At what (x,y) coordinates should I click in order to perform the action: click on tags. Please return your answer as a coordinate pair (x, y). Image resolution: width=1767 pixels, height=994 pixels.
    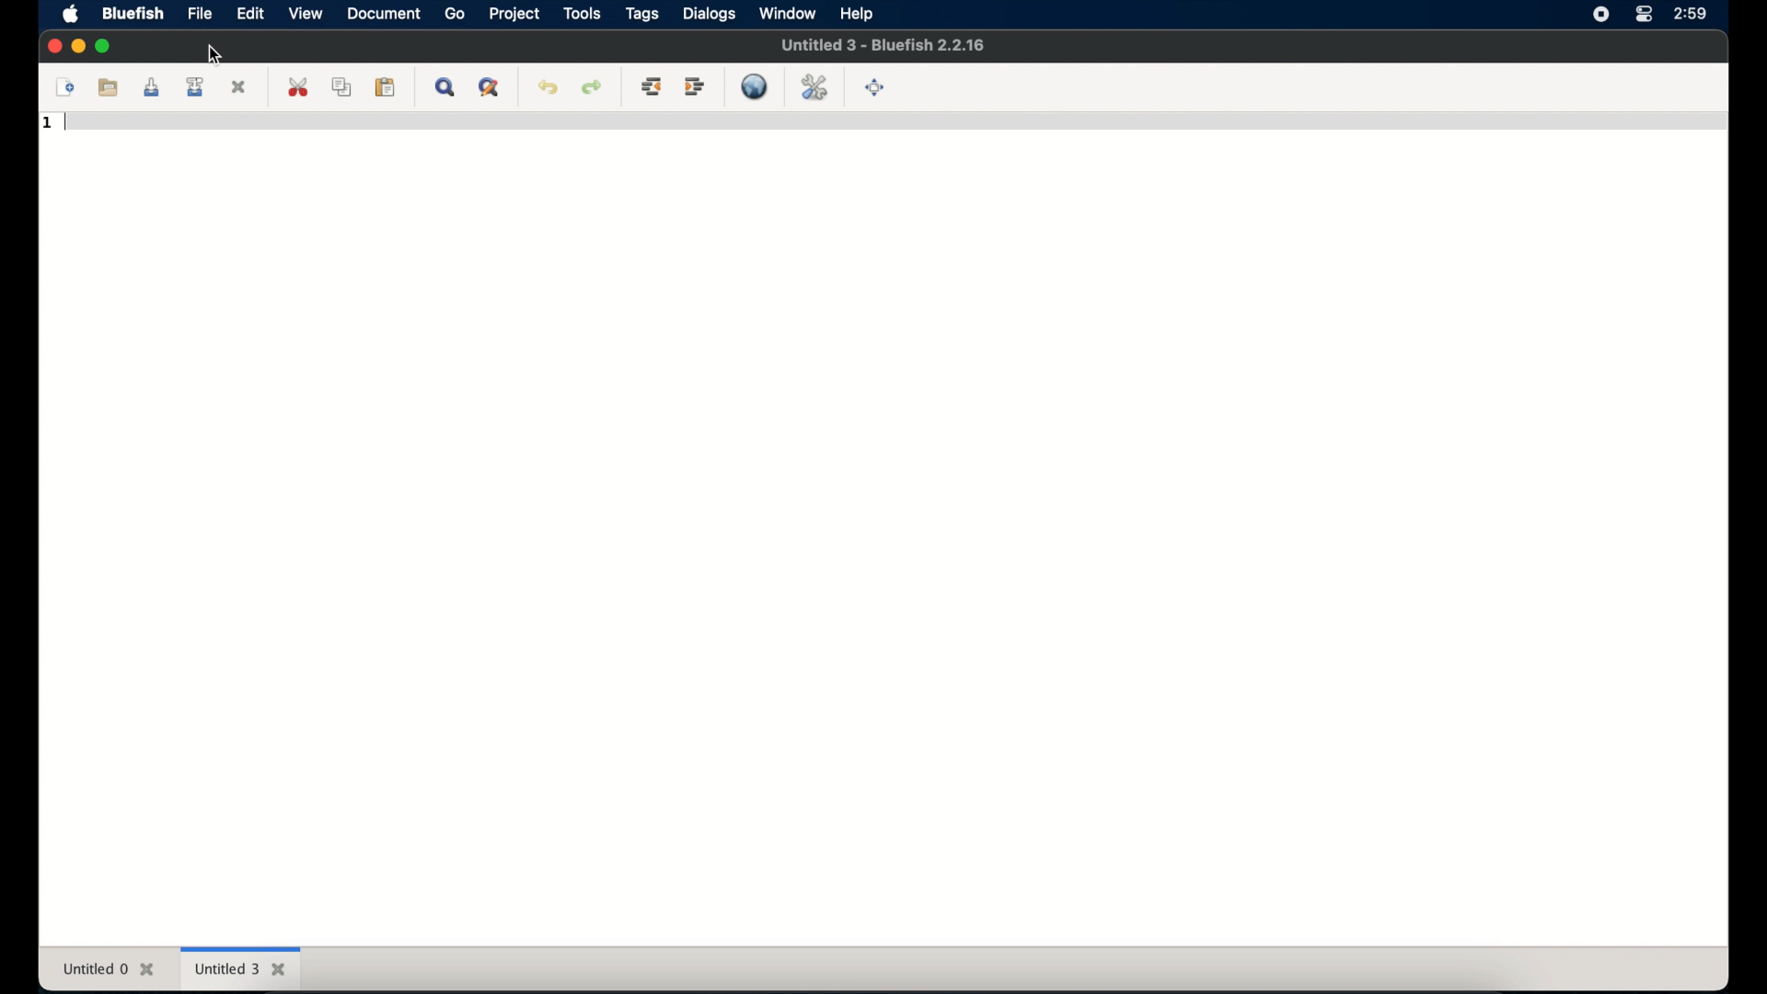
    Looking at the image, I should click on (643, 13).